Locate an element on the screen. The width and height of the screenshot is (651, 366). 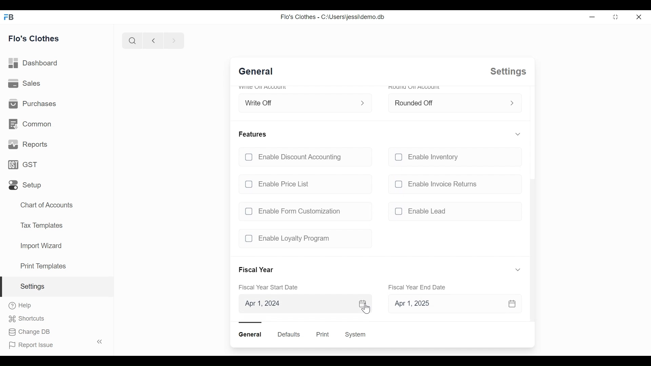
General is located at coordinates (259, 72).